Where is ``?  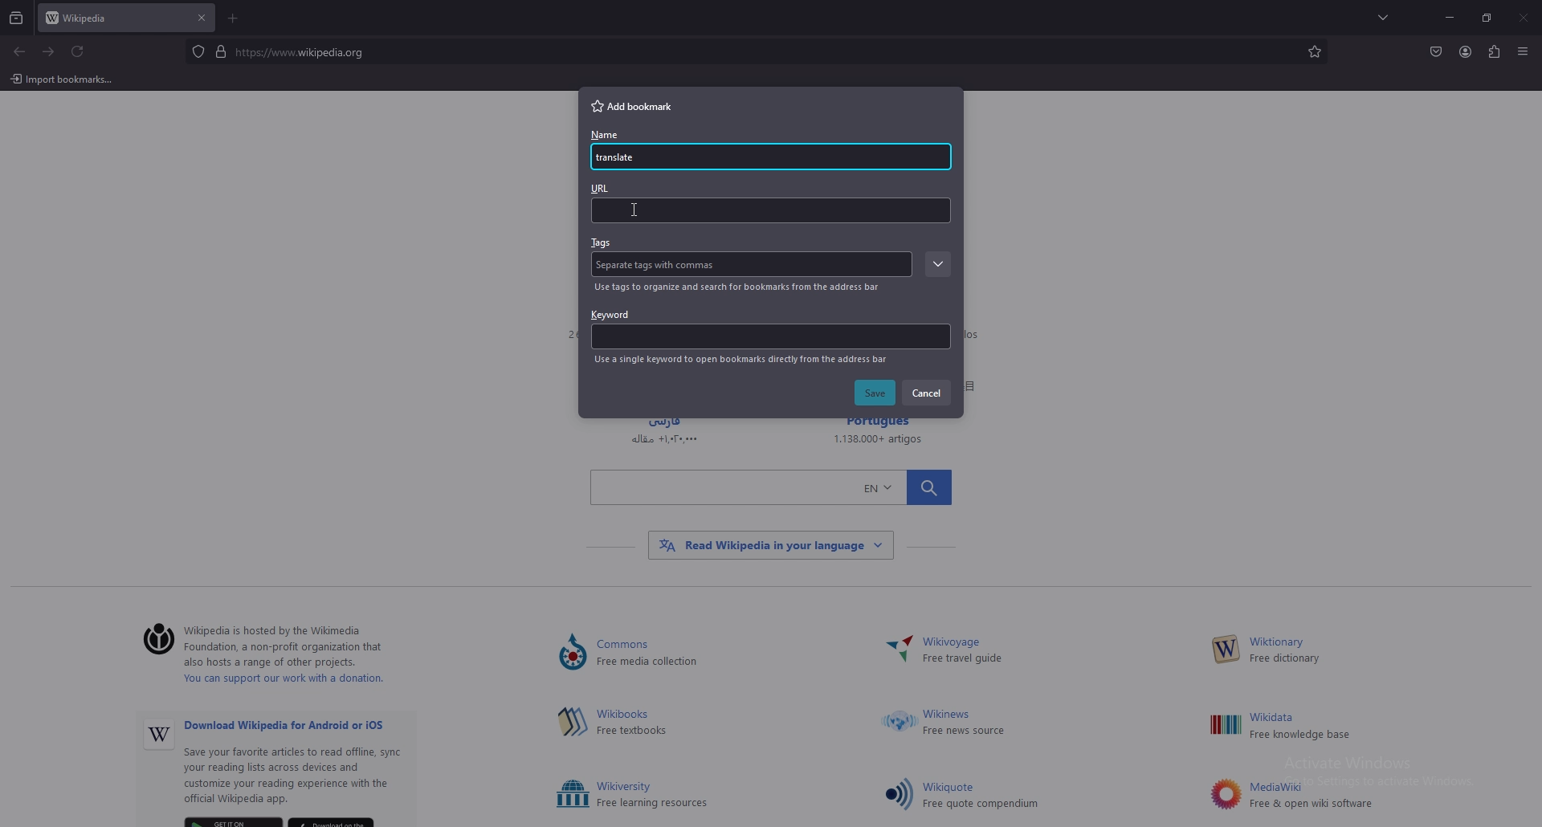  is located at coordinates (1224, 725).